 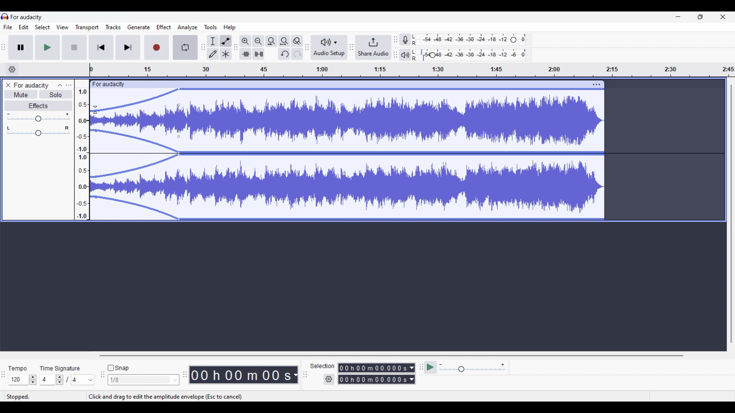 What do you see at coordinates (185, 47) in the screenshot?
I see `Enable looping` at bounding box center [185, 47].